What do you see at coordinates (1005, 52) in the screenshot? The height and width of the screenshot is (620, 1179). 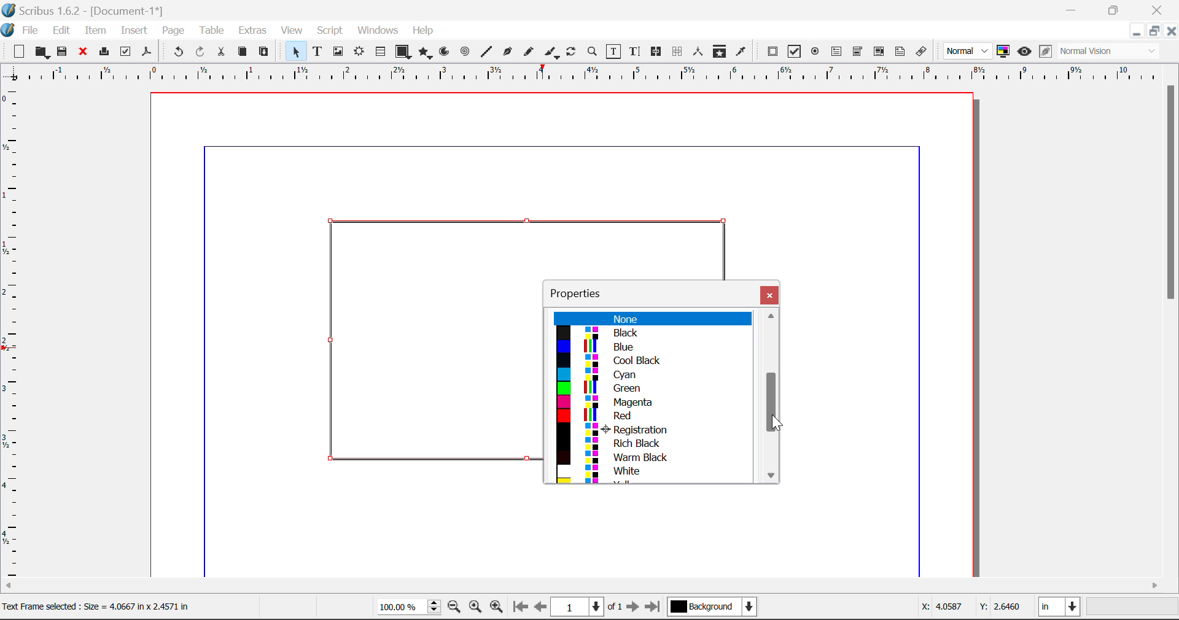 I see `Toggle Color Management` at bounding box center [1005, 52].